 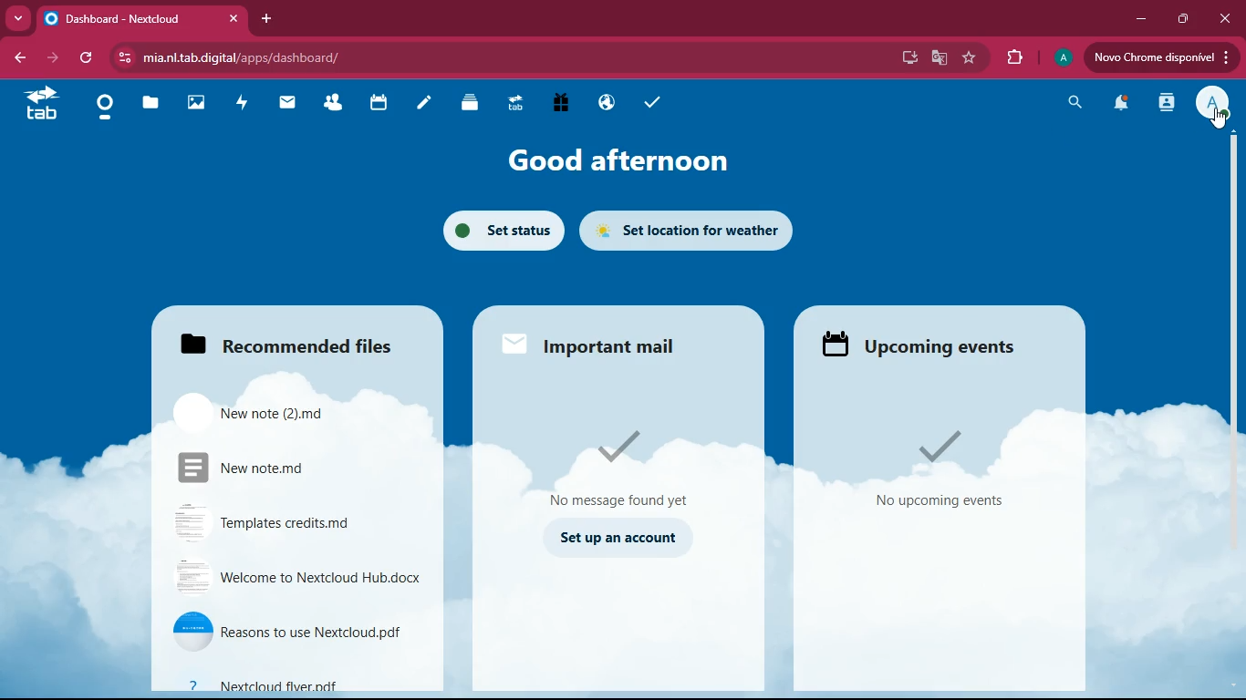 What do you see at coordinates (196, 105) in the screenshot?
I see `images` at bounding box center [196, 105].